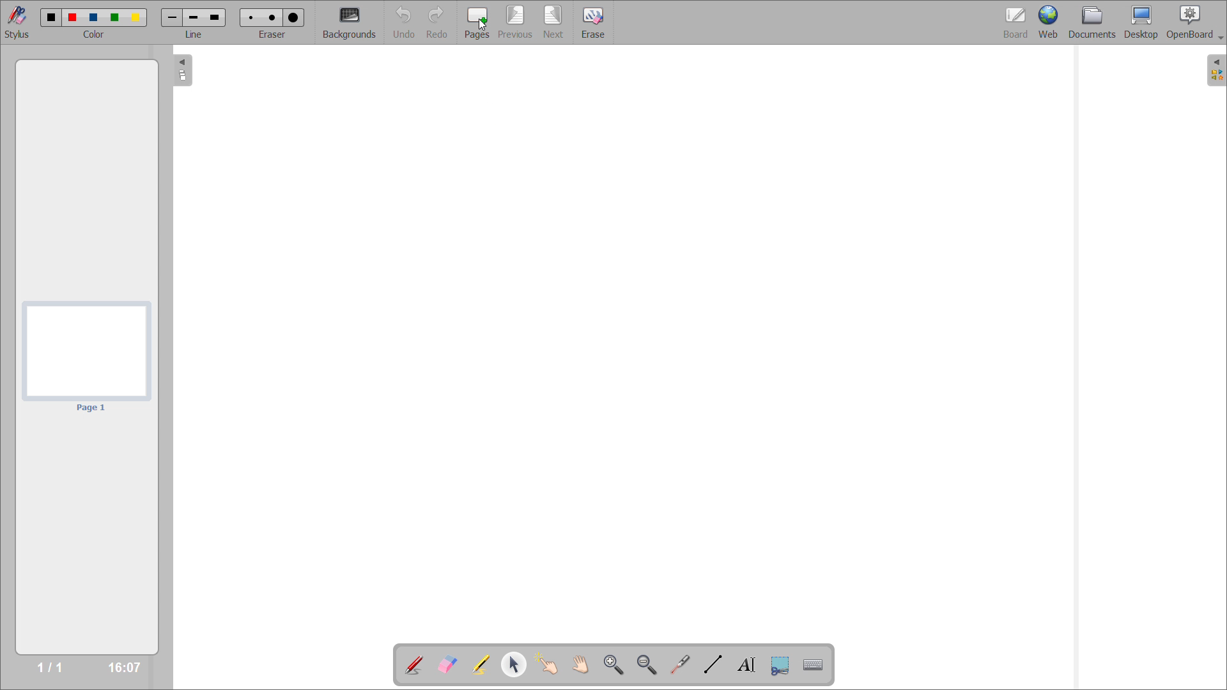  What do you see at coordinates (516, 22) in the screenshot?
I see `previous page` at bounding box center [516, 22].